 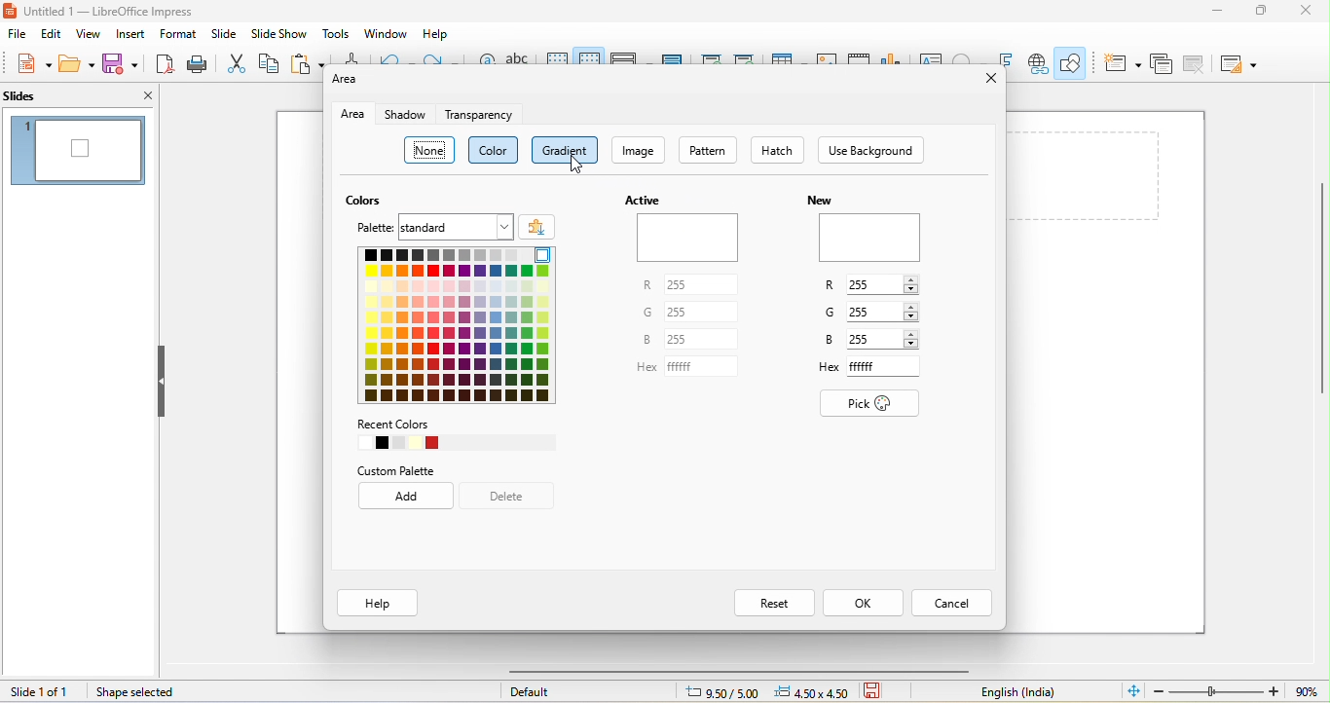 I want to click on new slide, so click(x=1122, y=63).